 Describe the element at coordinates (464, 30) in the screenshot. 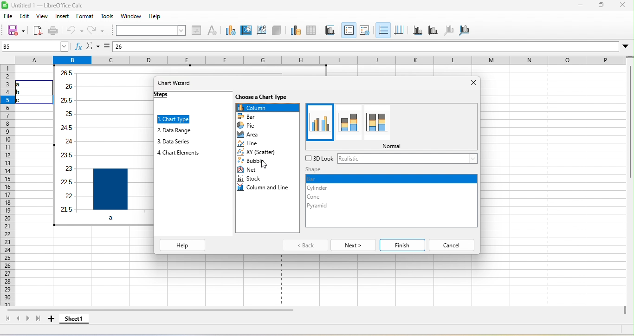

I see `All axes` at that location.